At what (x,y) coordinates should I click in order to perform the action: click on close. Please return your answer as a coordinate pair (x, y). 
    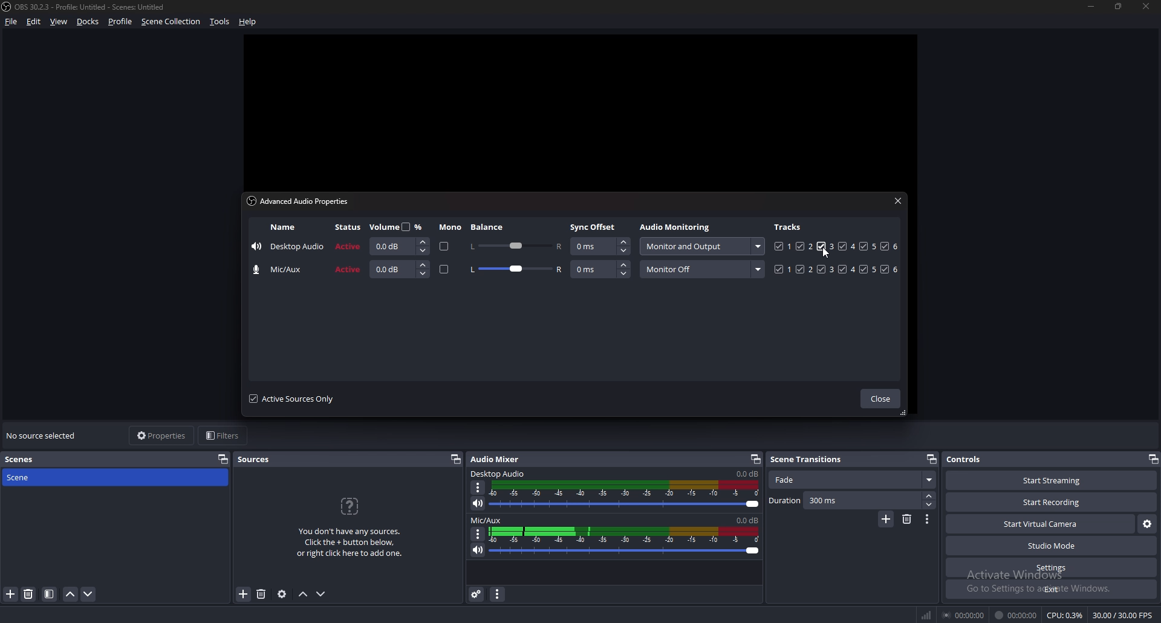
    Looking at the image, I should click on (898, 200).